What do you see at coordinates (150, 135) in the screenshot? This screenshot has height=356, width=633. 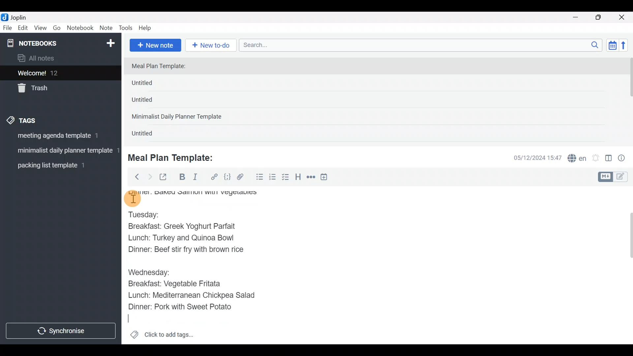 I see `Untitled` at bounding box center [150, 135].